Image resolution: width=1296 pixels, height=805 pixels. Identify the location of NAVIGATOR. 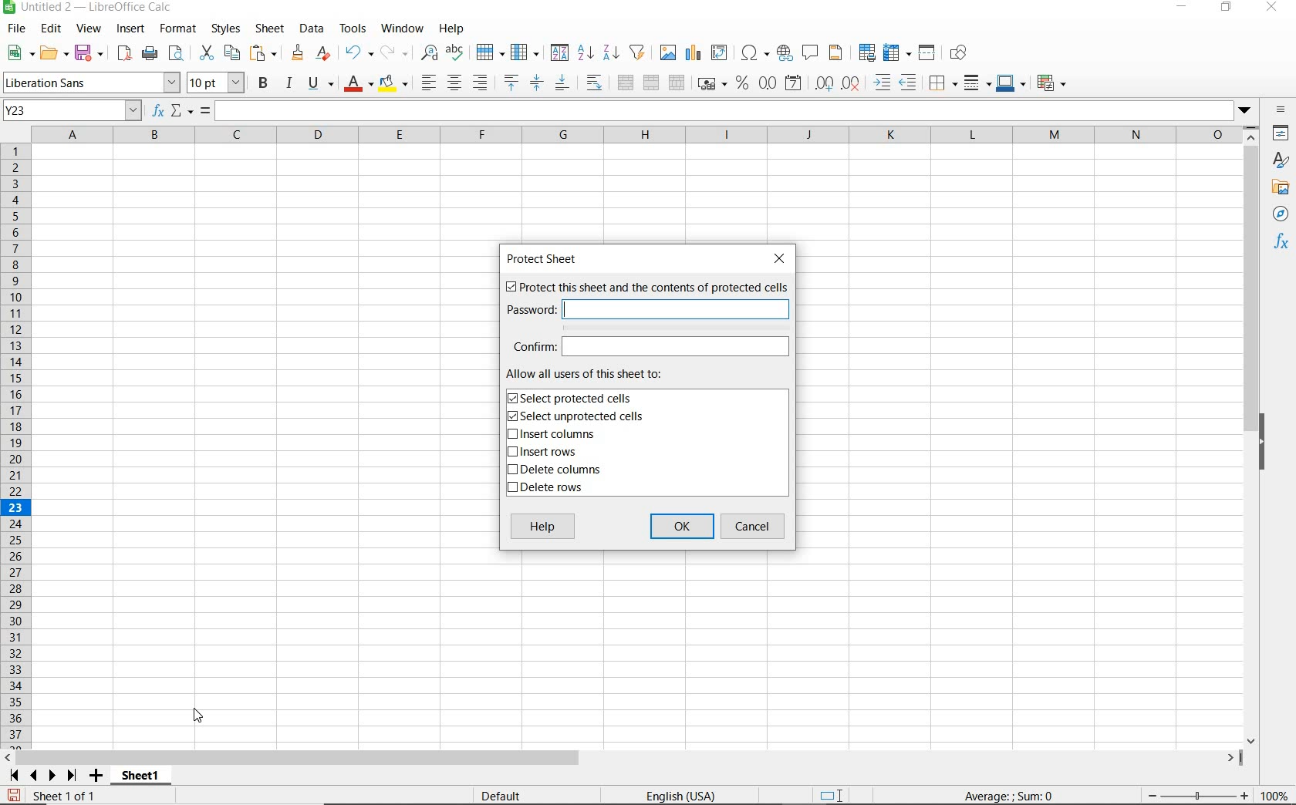
(1280, 215).